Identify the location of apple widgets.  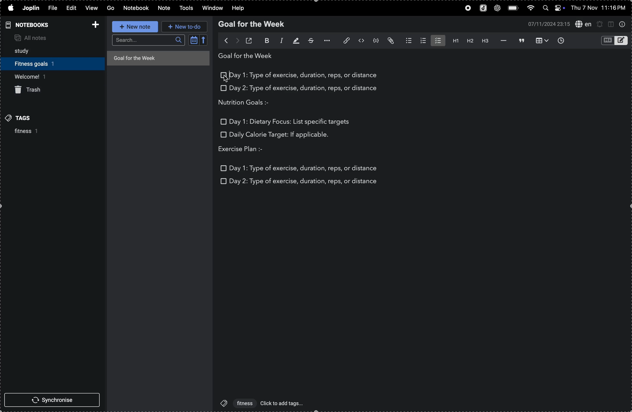
(555, 8).